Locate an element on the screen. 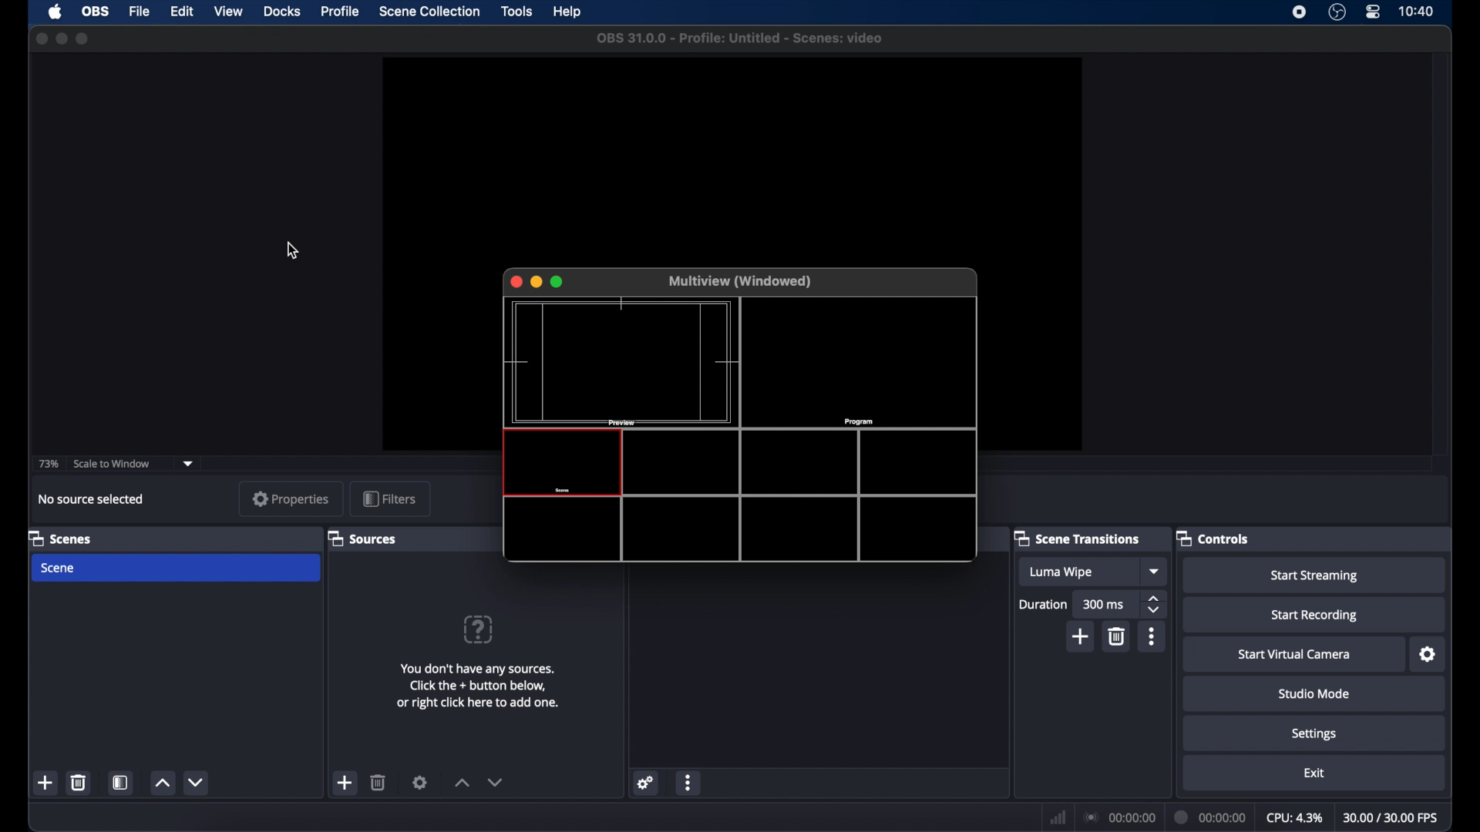  close is located at coordinates (515, 280).